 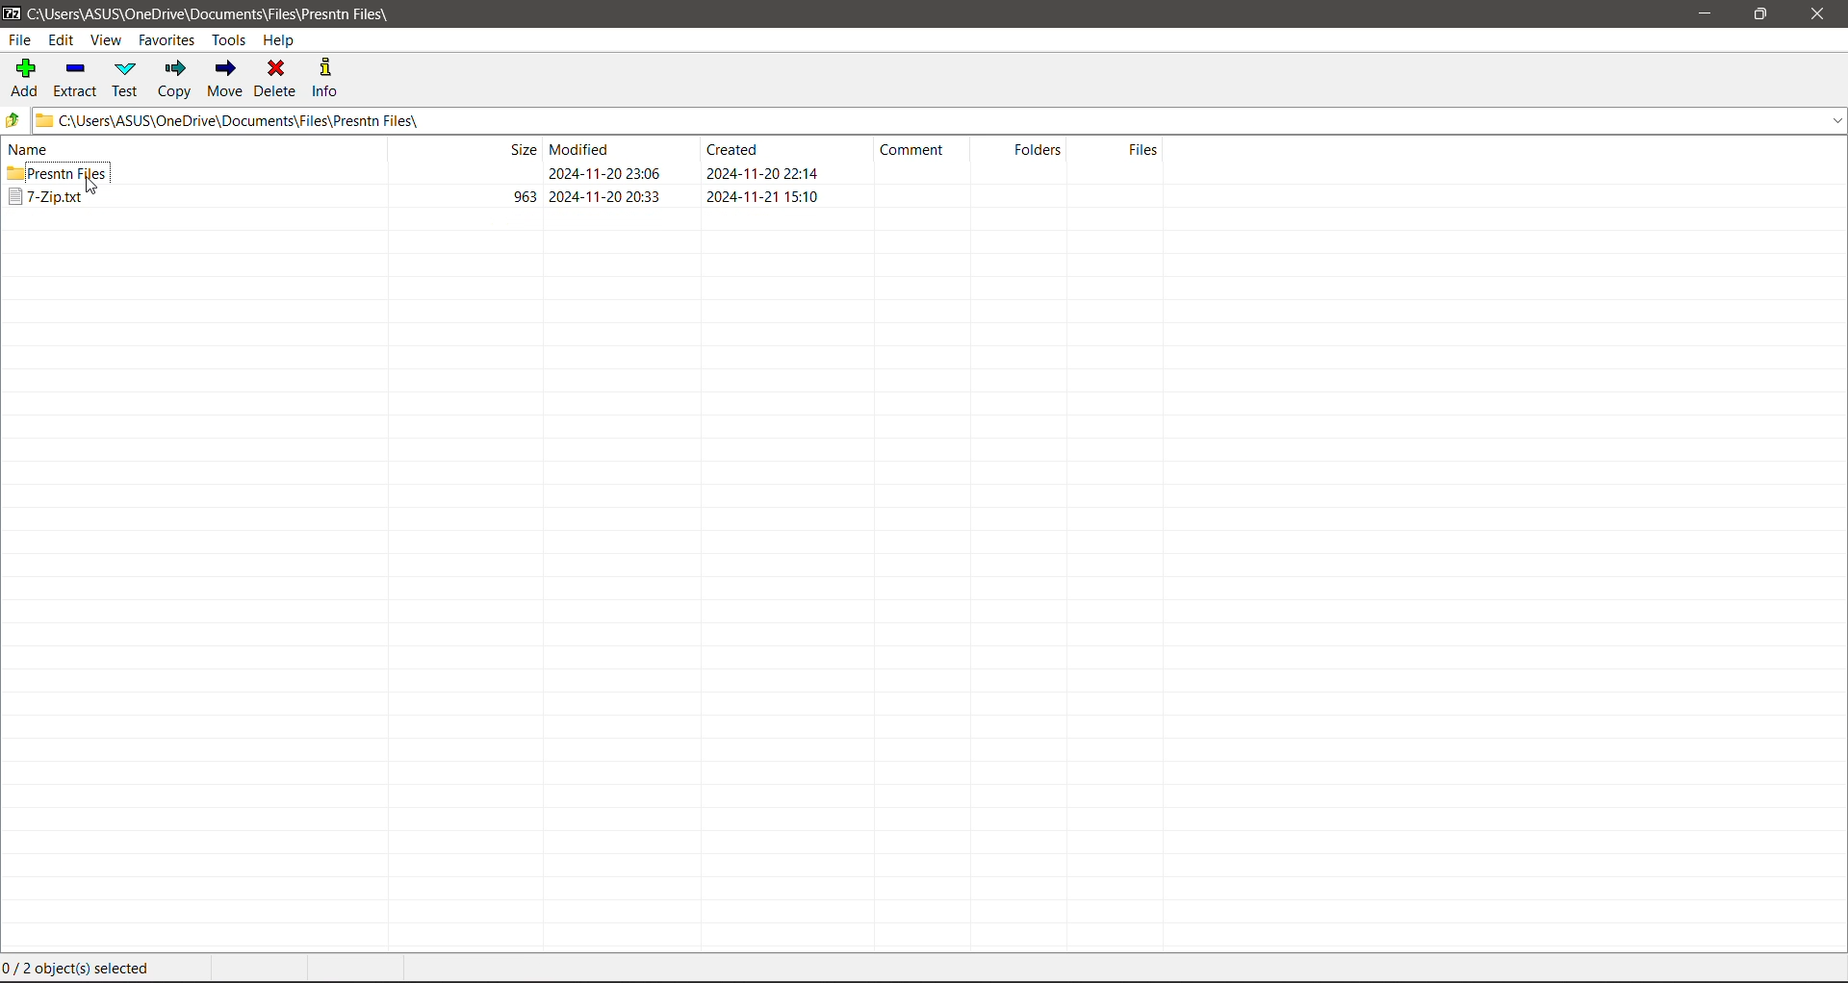 I want to click on File, so click(x=18, y=39).